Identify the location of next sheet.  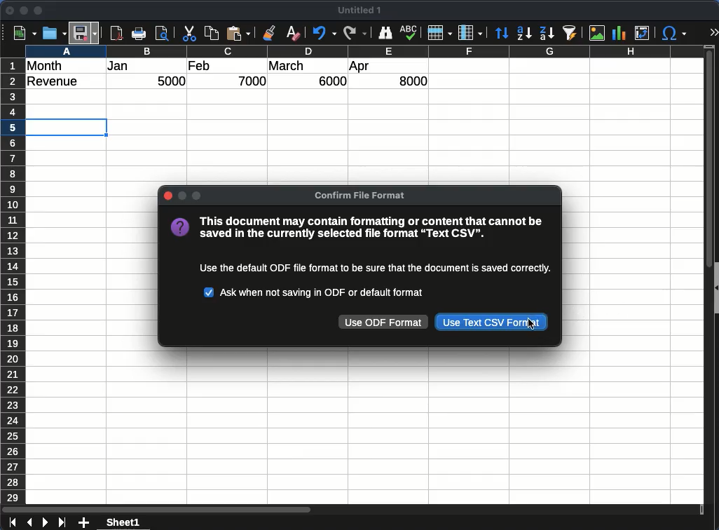
(44, 523).